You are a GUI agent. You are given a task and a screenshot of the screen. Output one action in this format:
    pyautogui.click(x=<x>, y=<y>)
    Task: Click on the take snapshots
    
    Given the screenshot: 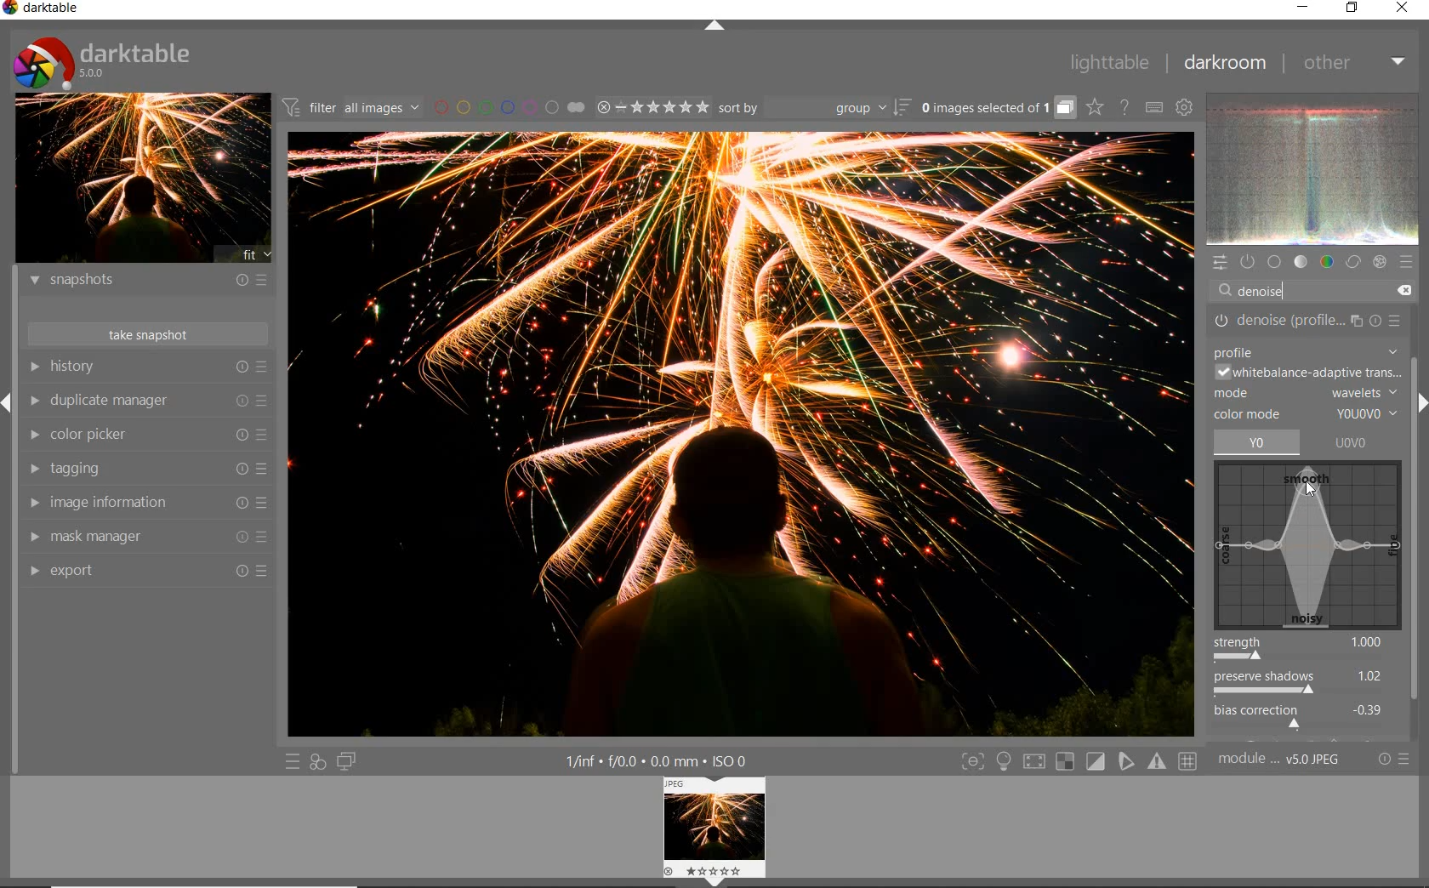 What is the action you would take?
    pyautogui.click(x=147, y=335)
    